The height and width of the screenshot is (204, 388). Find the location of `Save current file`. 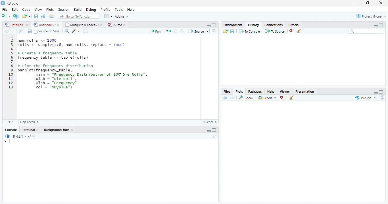

Save current file is located at coordinates (36, 16).